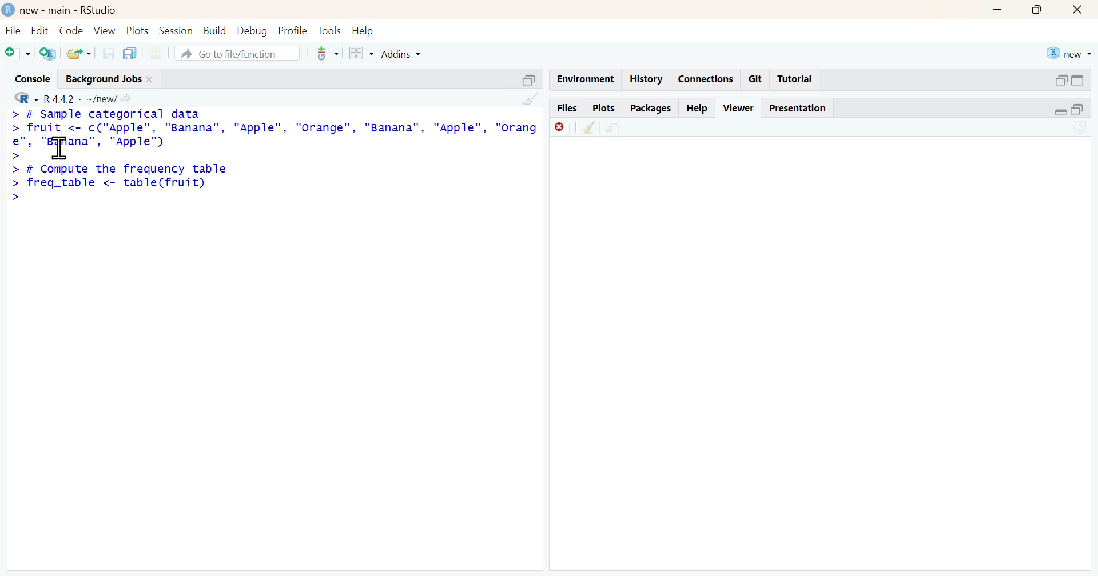  I want to click on code tools, so click(327, 54).